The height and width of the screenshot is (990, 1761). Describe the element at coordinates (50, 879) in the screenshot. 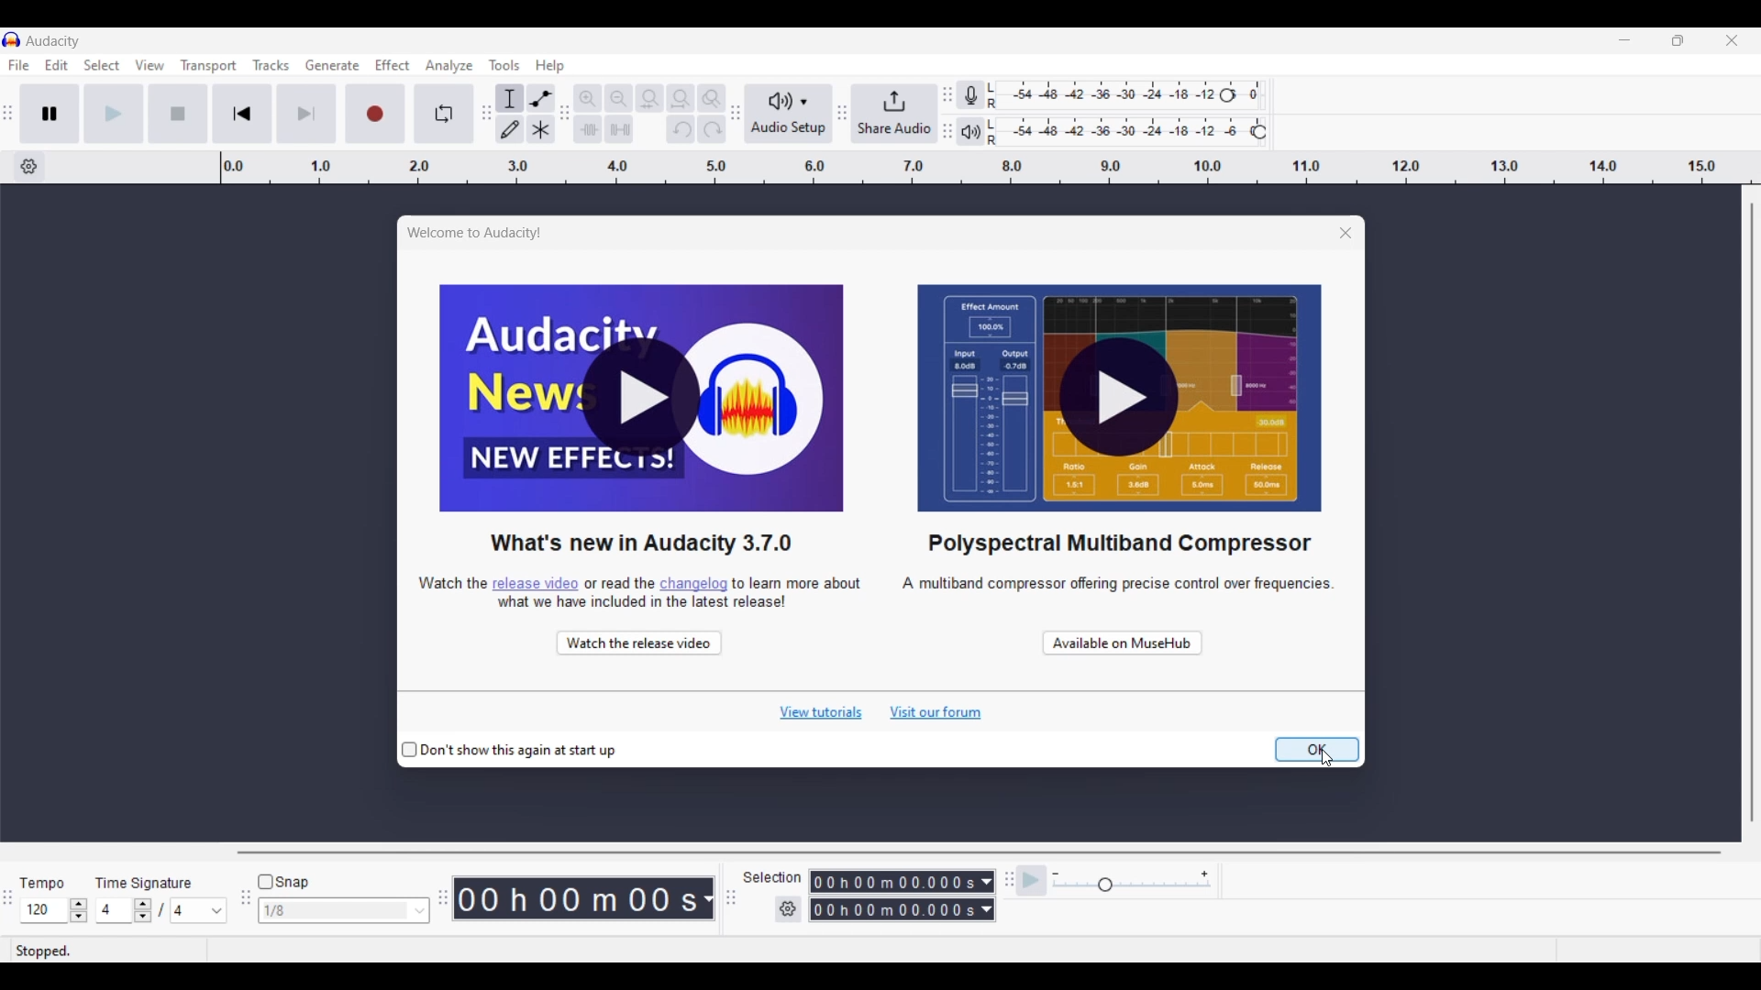

I see `Tempo` at that location.